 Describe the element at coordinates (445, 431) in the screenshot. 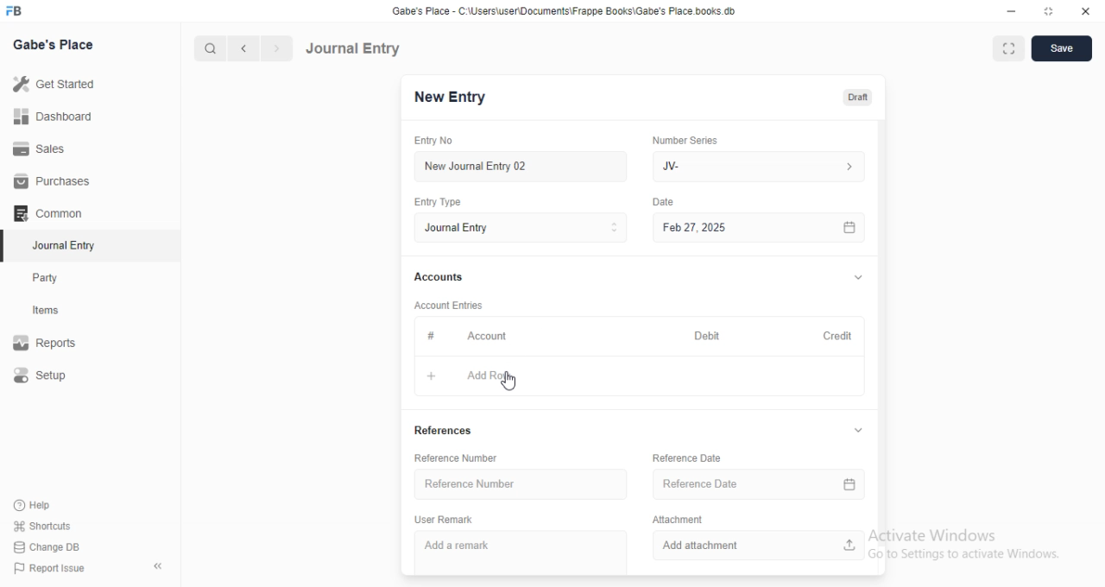

I see `References` at that location.